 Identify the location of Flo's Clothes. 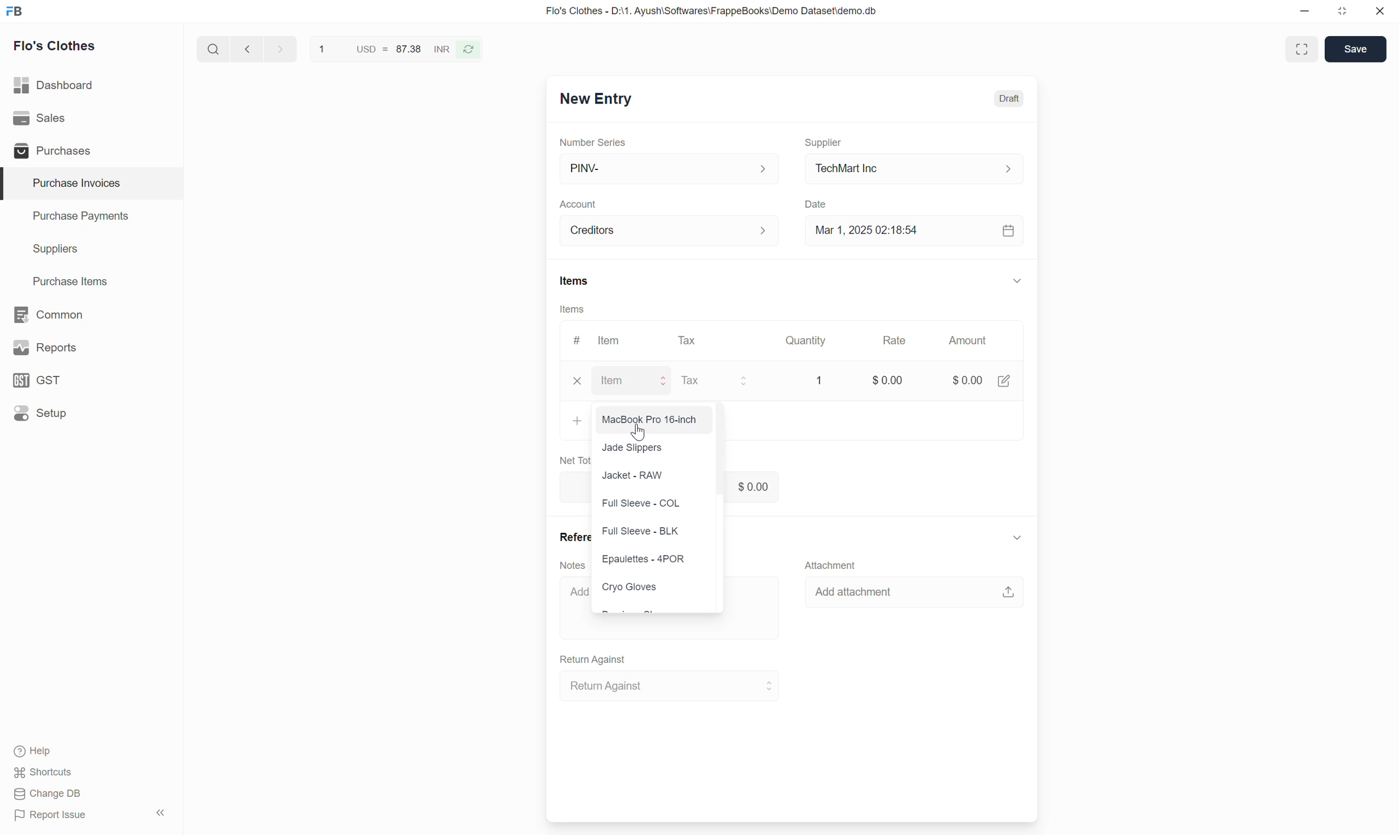
(55, 46).